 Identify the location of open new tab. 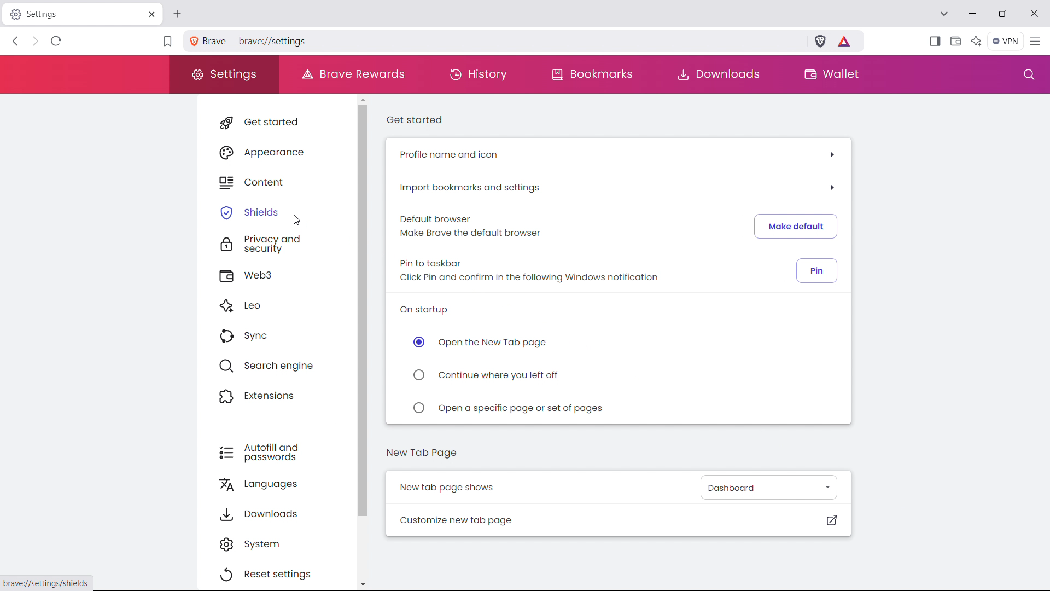
(177, 14).